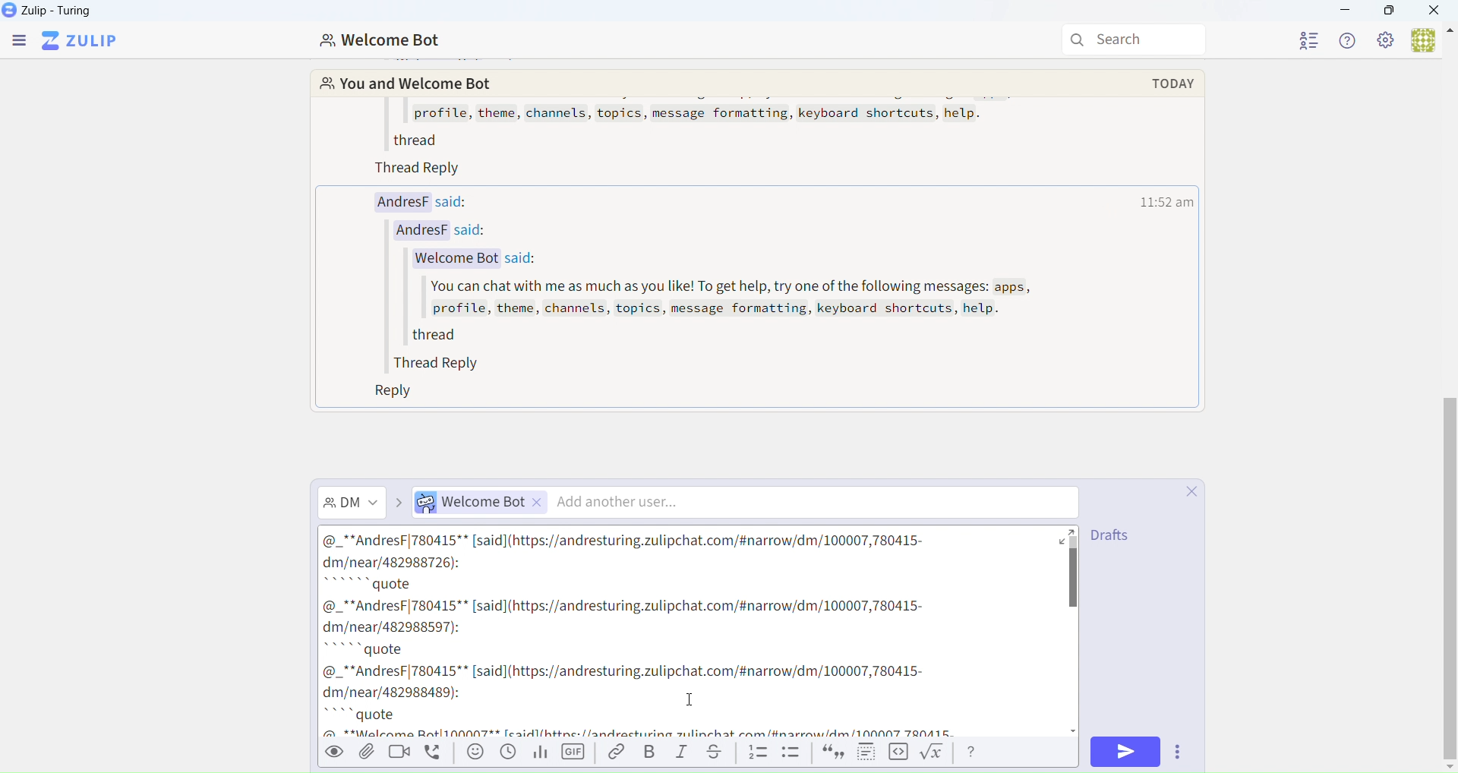  What do you see at coordinates (1314, 42) in the screenshot?
I see `User List` at bounding box center [1314, 42].